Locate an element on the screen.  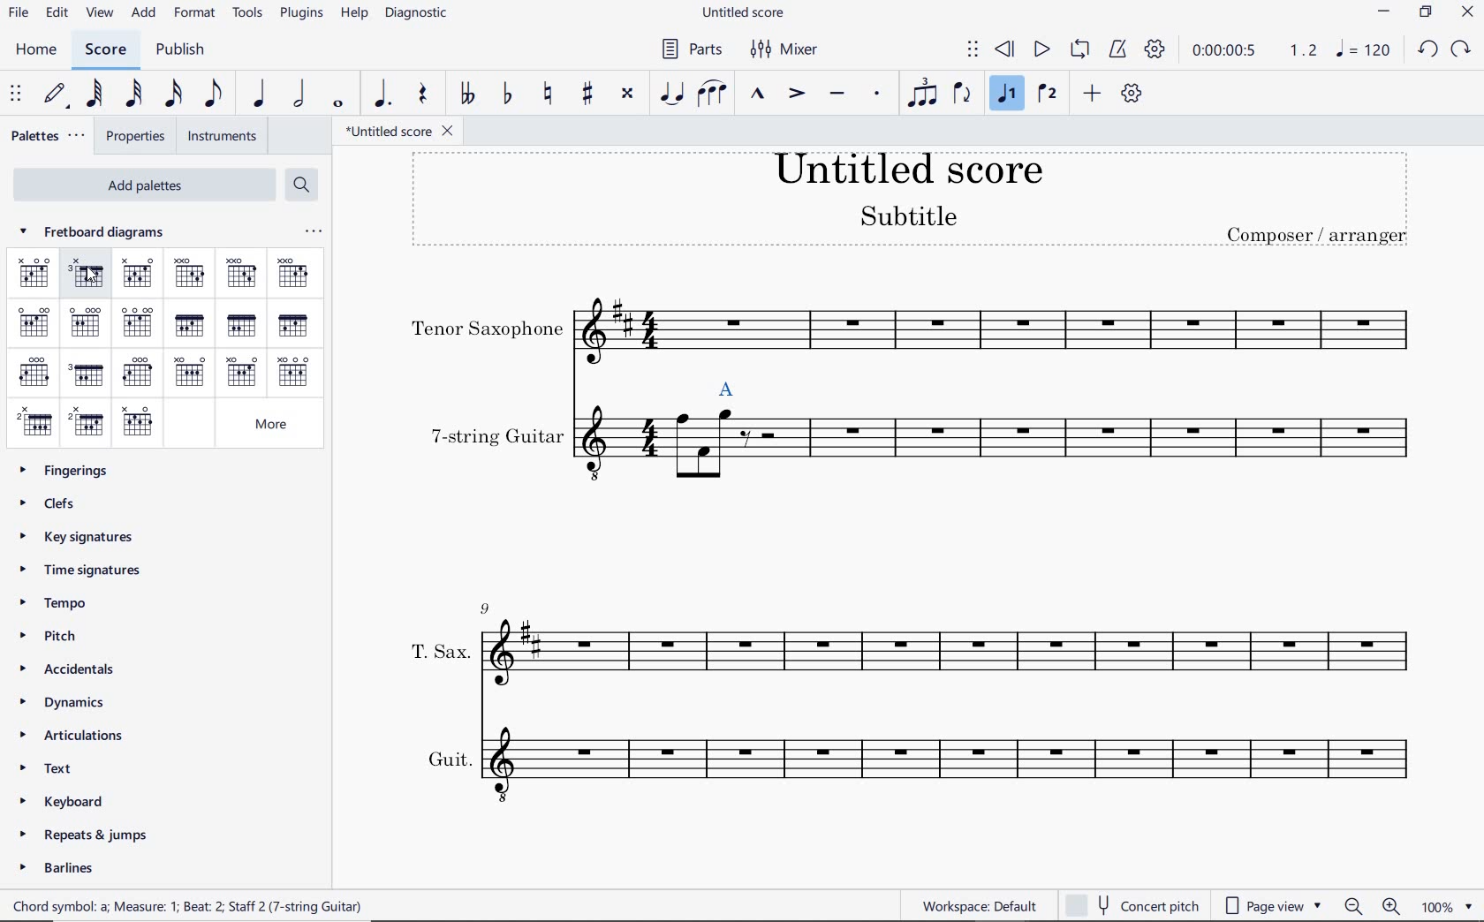
FILE is located at coordinates (19, 14).